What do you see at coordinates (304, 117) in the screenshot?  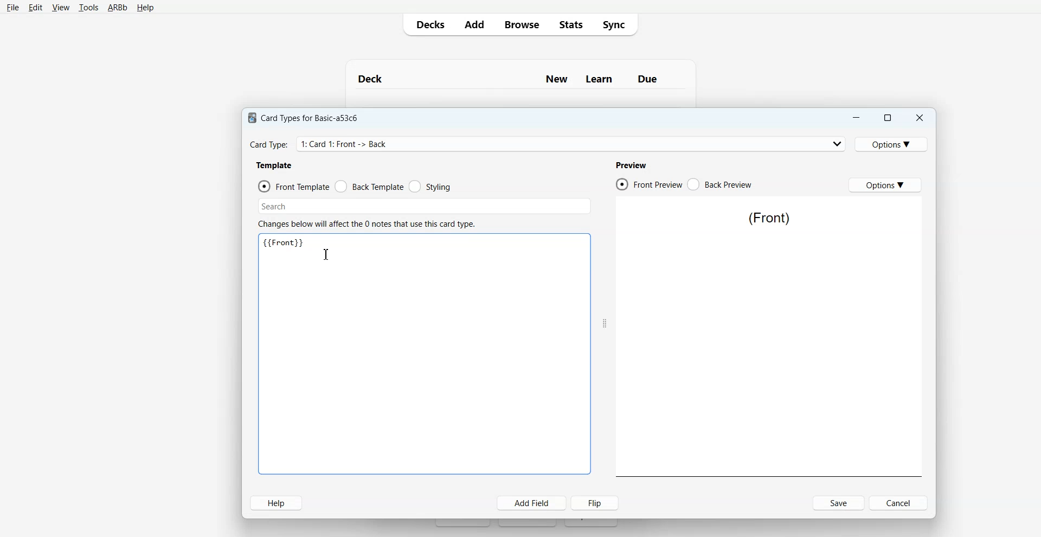 I see `Card Types for Basic-a53c6` at bounding box center [304, 117].